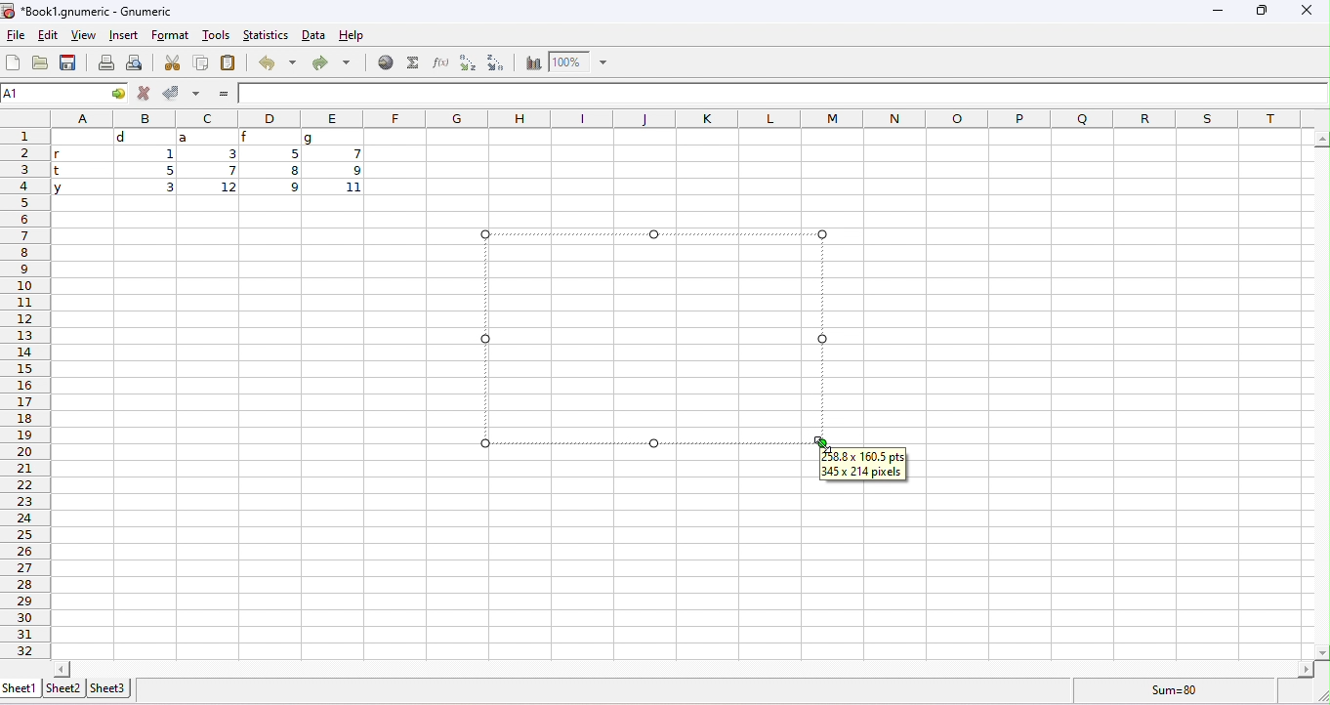  I want to click on formula, so click(1170, 690).